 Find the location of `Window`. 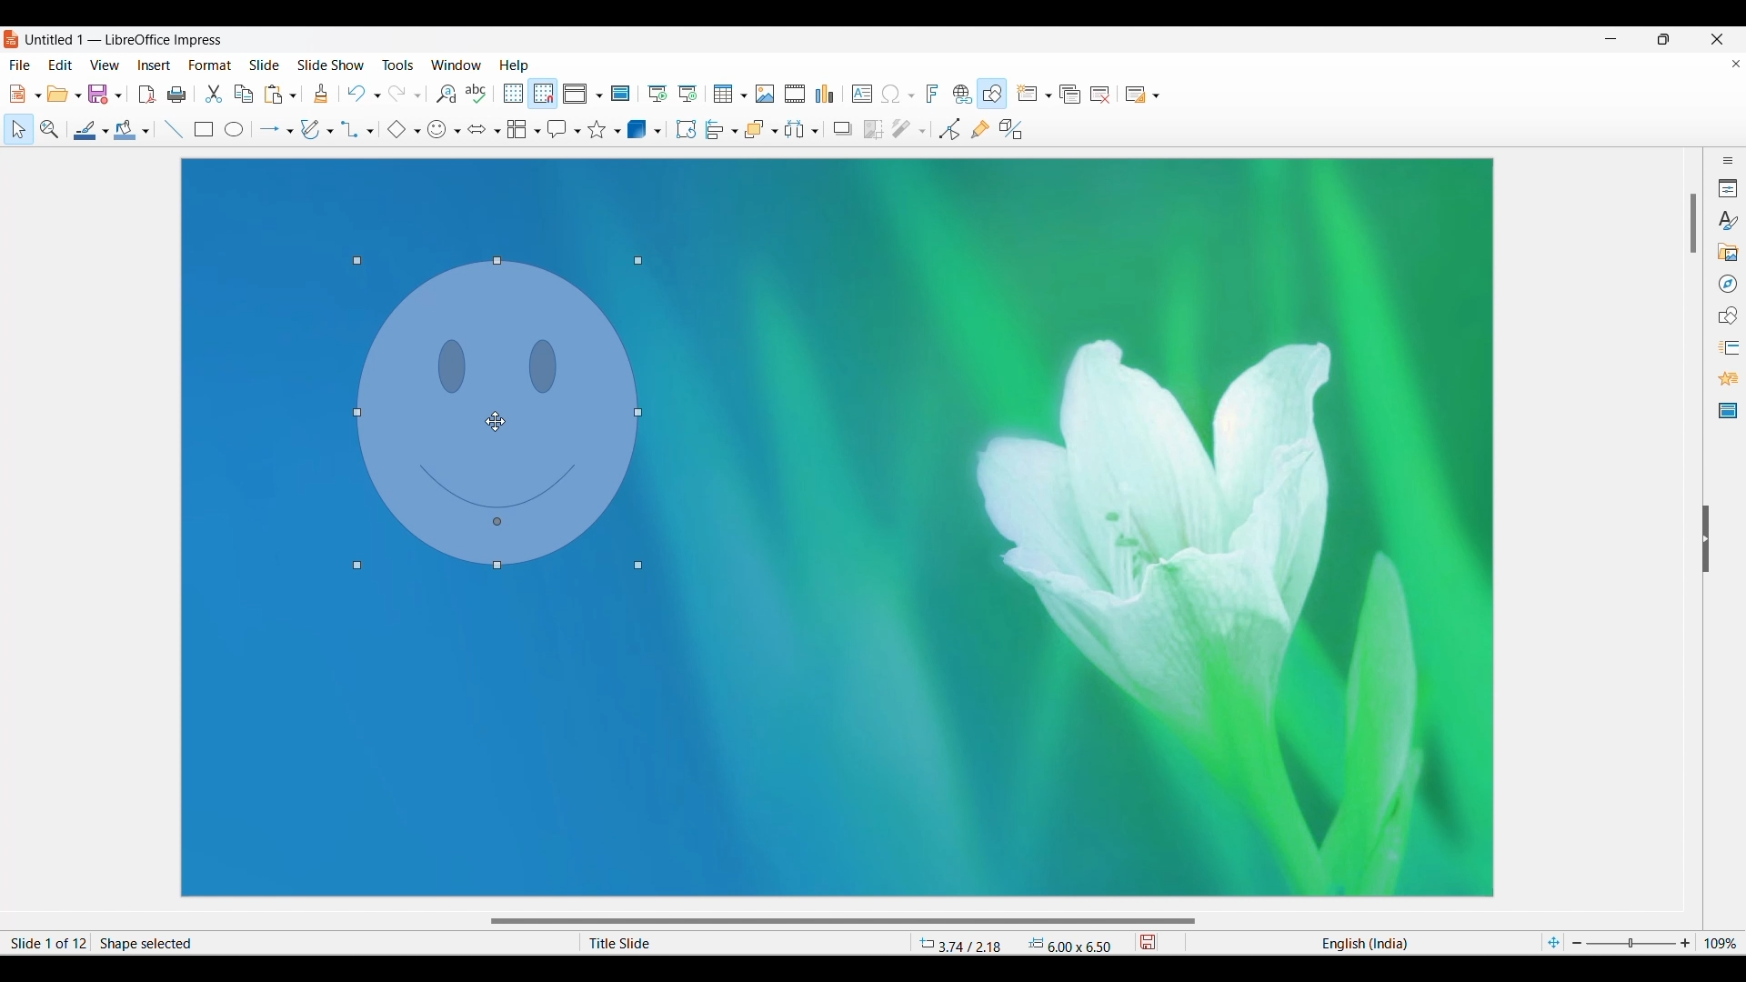

Window is located at coordinates (457, 65).